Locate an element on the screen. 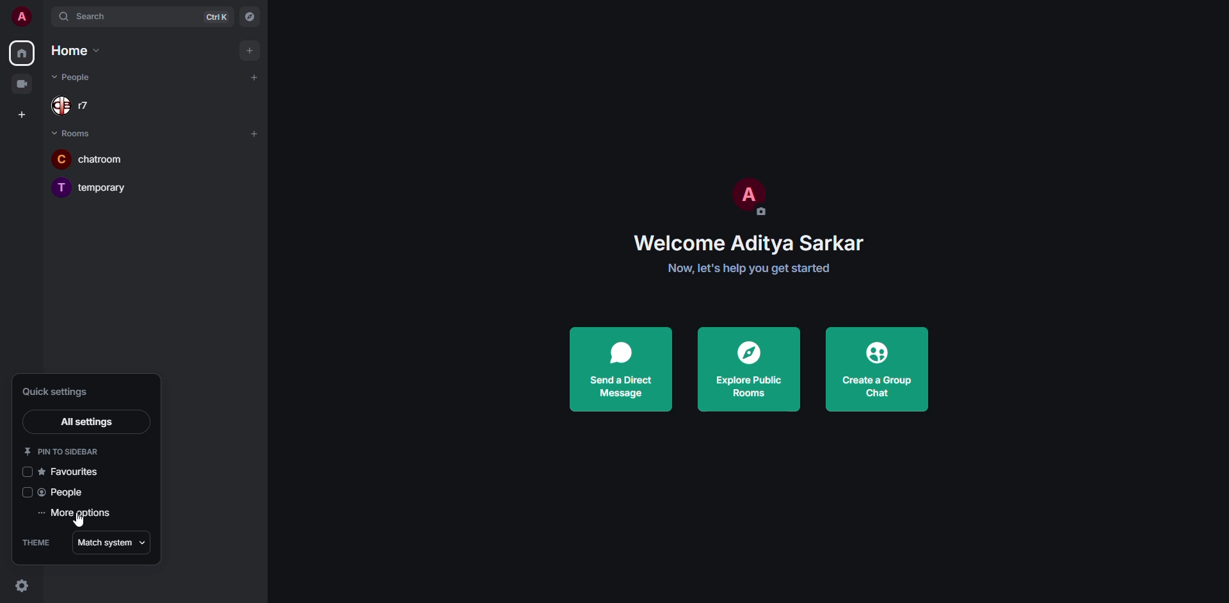 Image resolution: width=1229 pixels, height=603 pixels. video room is located at coordinates (23, 83).